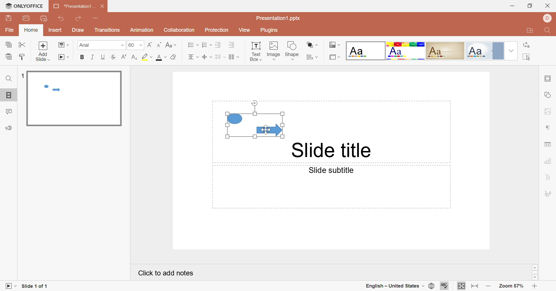 The image size is (556, 291). I want to click on Slide title, so click(331, 150).